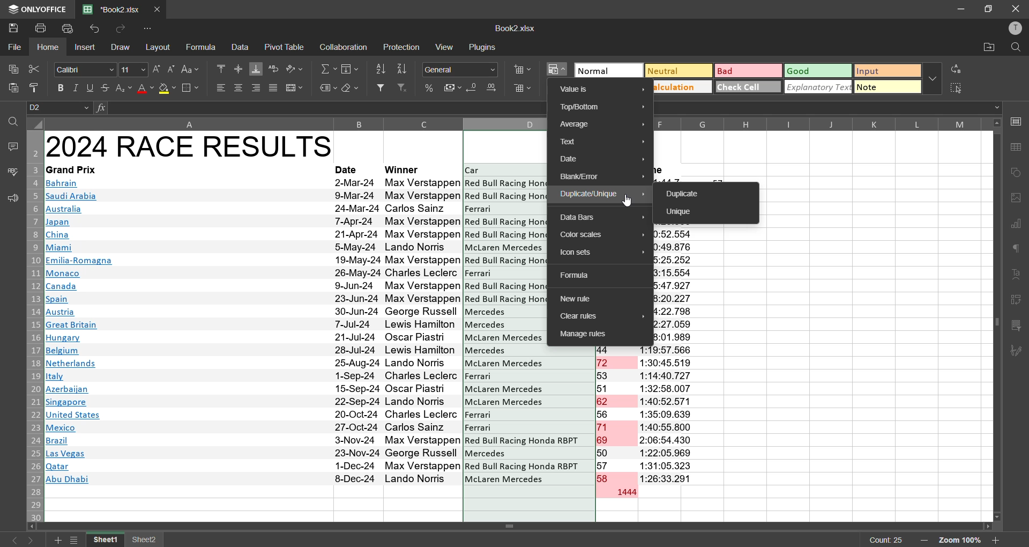  What do you see at coordinates (119, 47) in the screenshot?
I see `draw` at bounding box center [119, 47].